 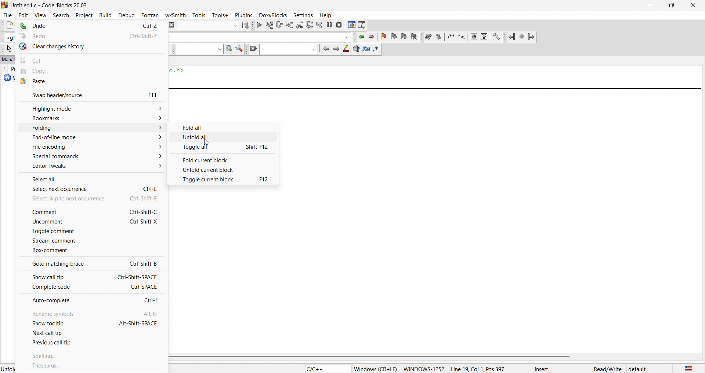 What do you see at coordinates (171, 25) in the screenshot?
I see `abort` at bounding box center [171, 25].